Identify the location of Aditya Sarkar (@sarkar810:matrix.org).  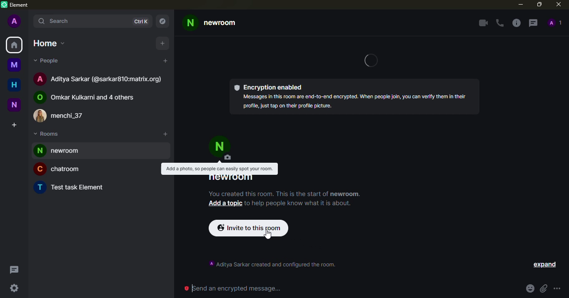
(97, 80).